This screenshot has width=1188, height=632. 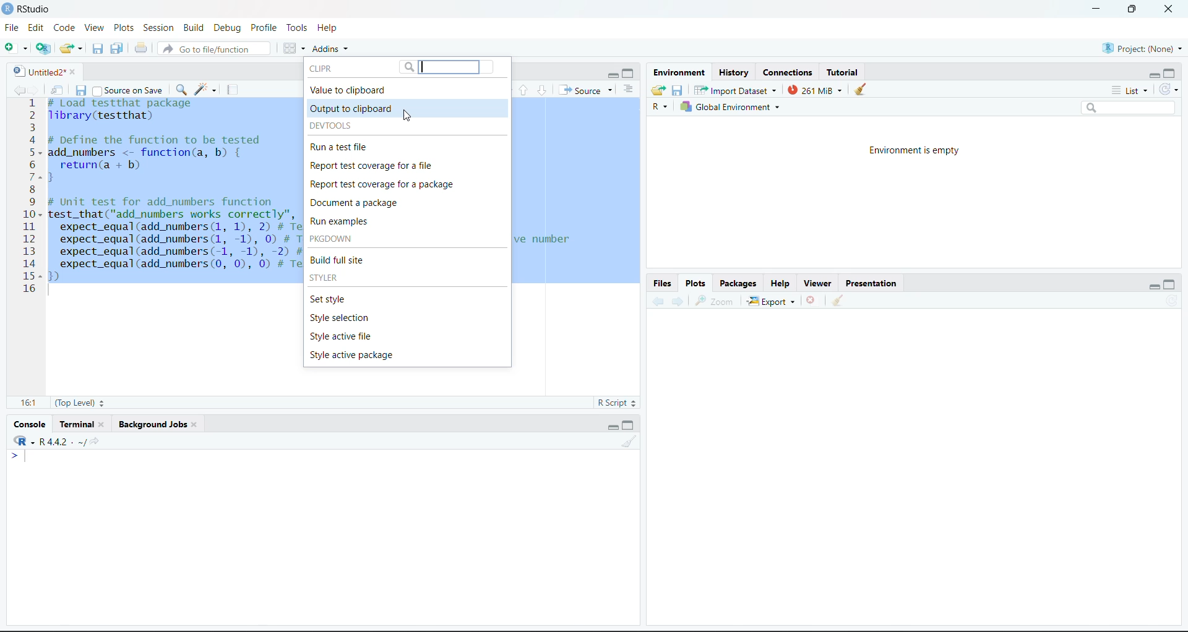 I want to click on Clear workspace, so click(x=630, y=442).